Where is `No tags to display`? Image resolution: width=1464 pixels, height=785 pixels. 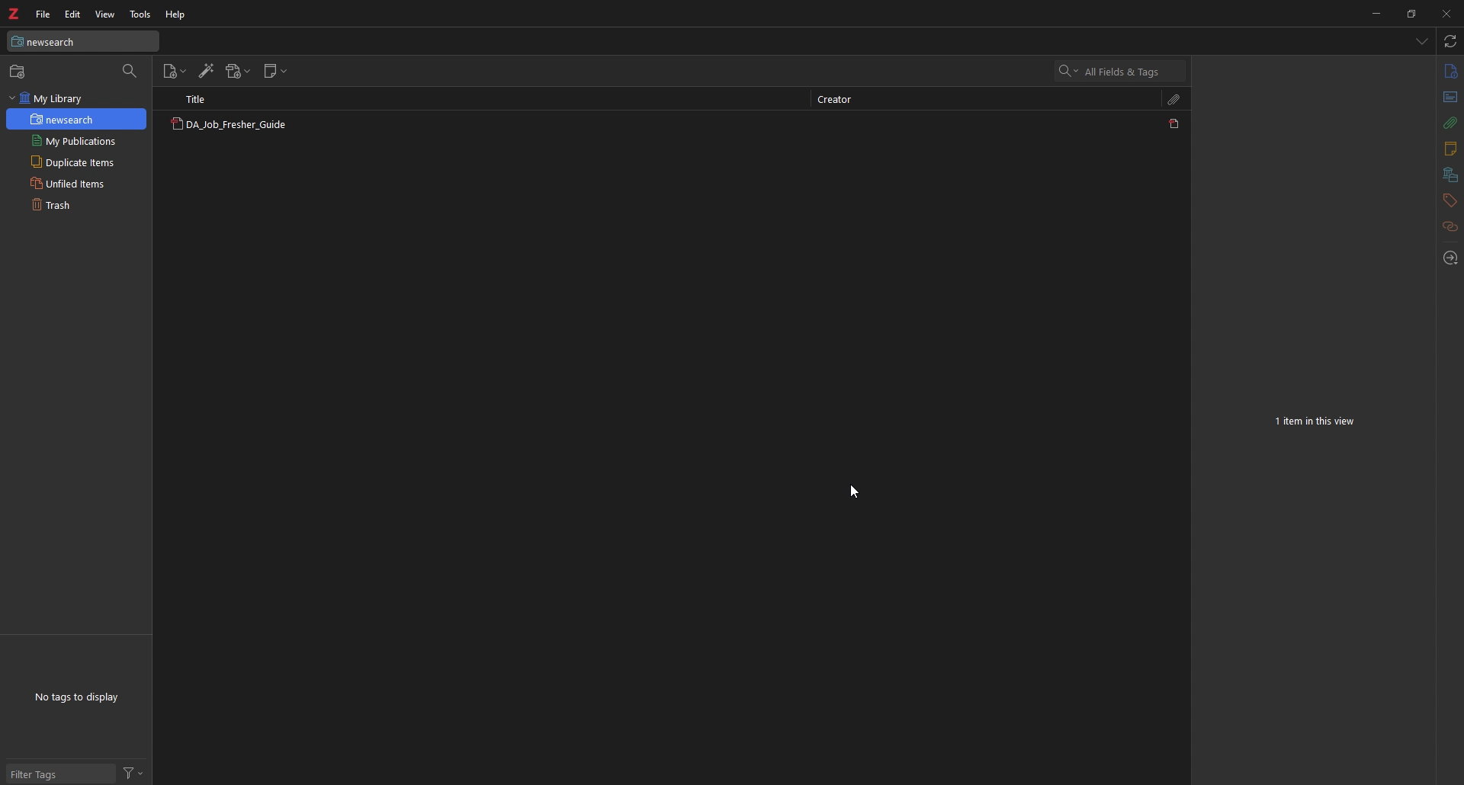 No tags to display is located at coordinates (76, 697).